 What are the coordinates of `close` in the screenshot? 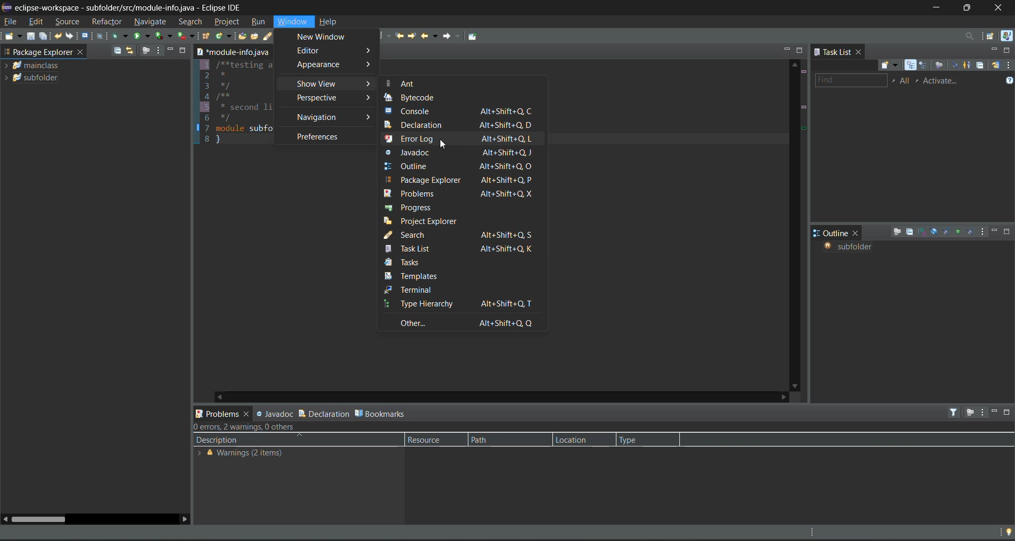 It's located at (1002, 8).